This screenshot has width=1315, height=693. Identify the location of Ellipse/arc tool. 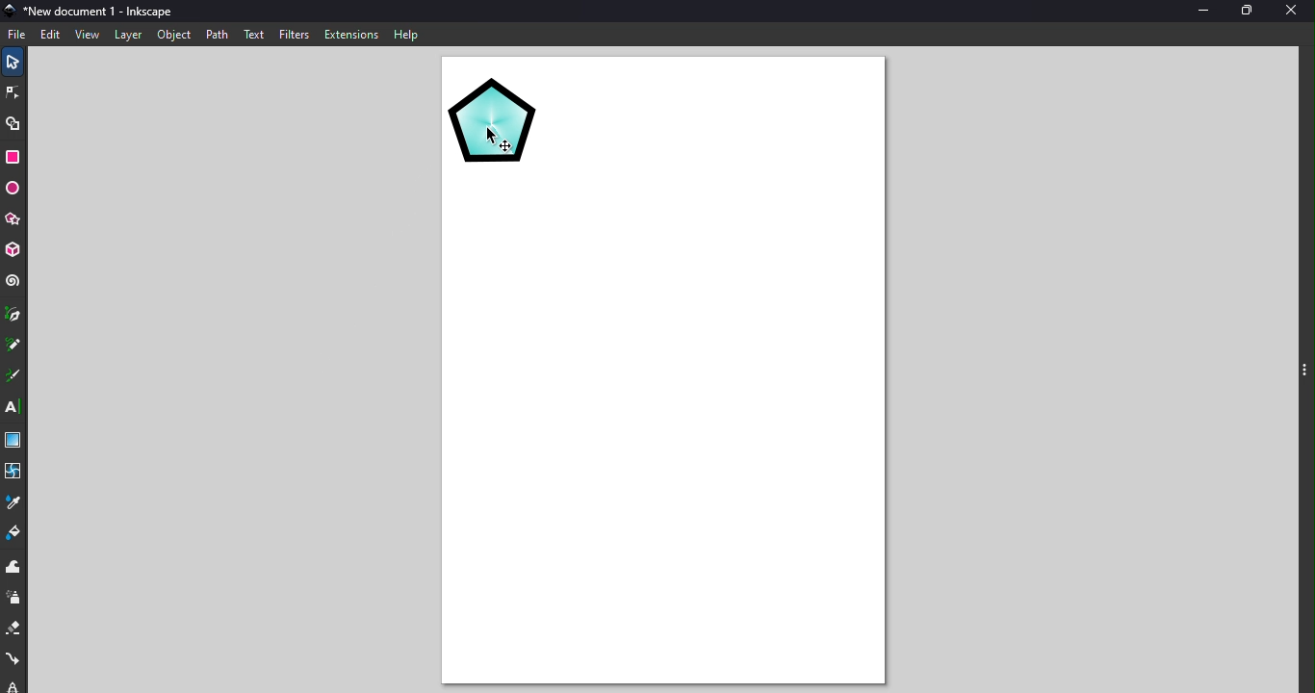
(15, 189).